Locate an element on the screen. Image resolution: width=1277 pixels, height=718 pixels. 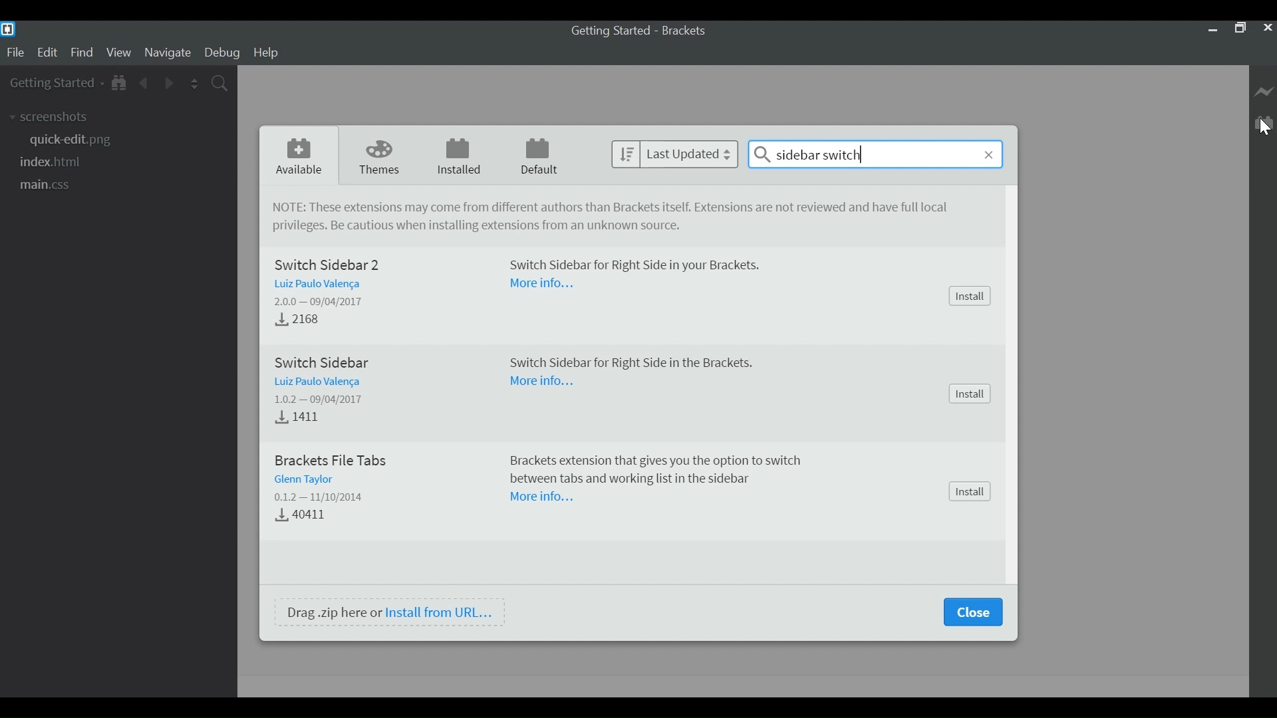
Edit is located at coordinates (49, 53).